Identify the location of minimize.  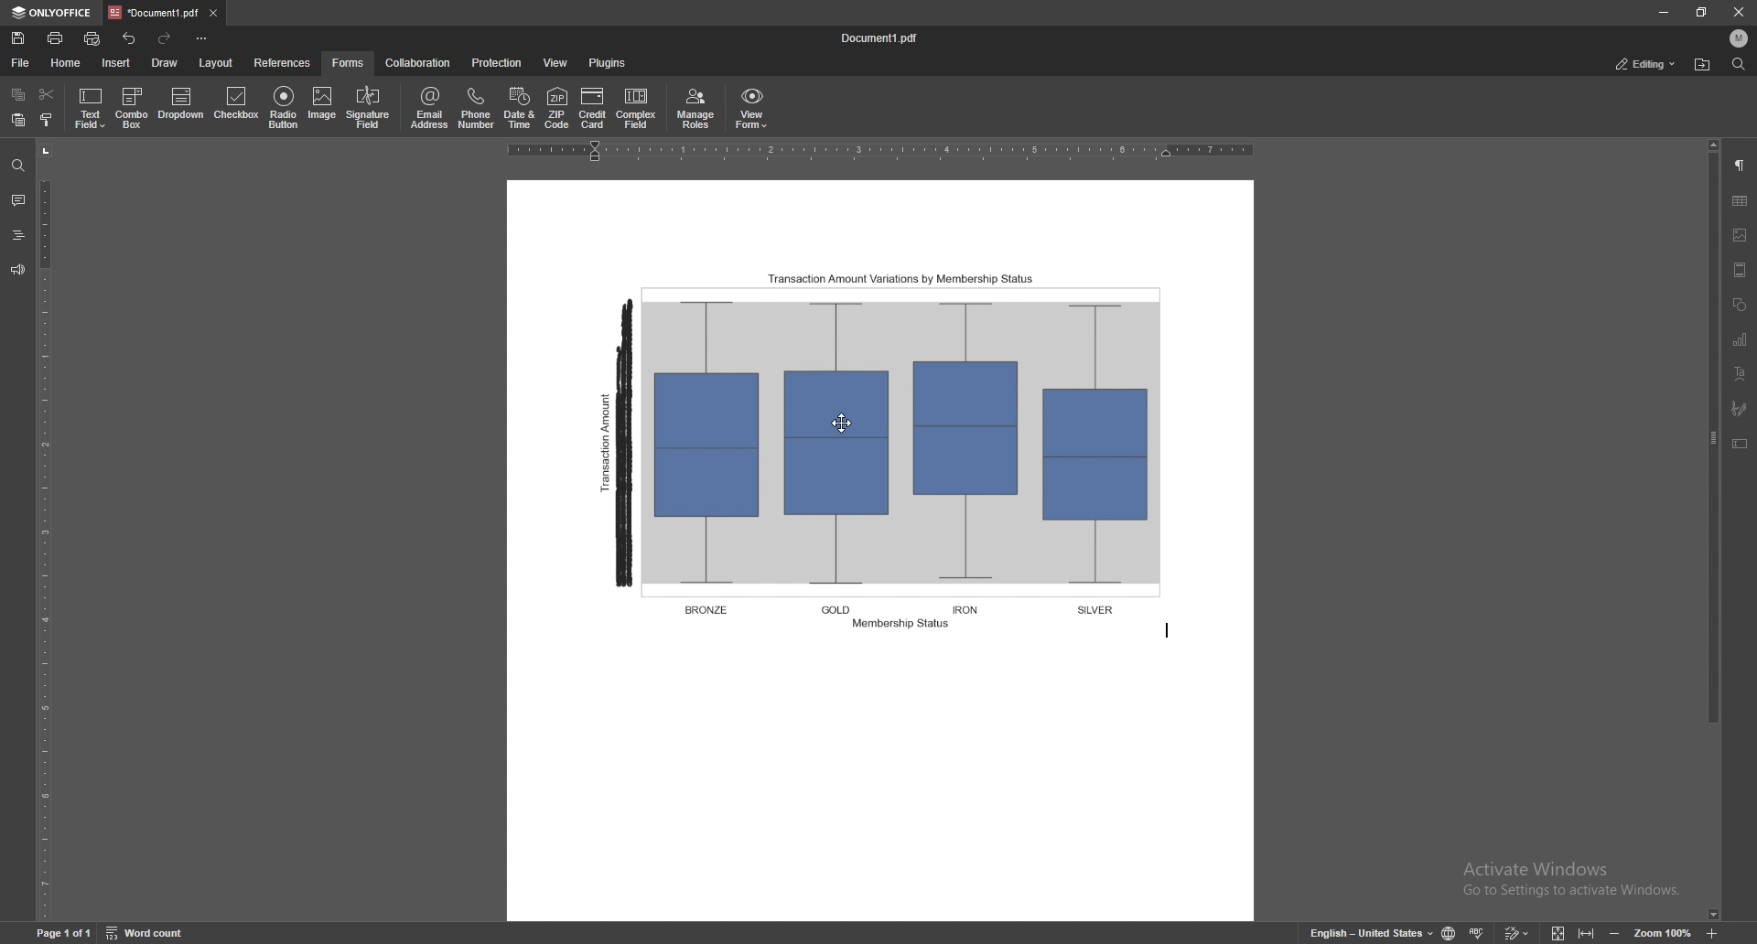
(1663, 13).